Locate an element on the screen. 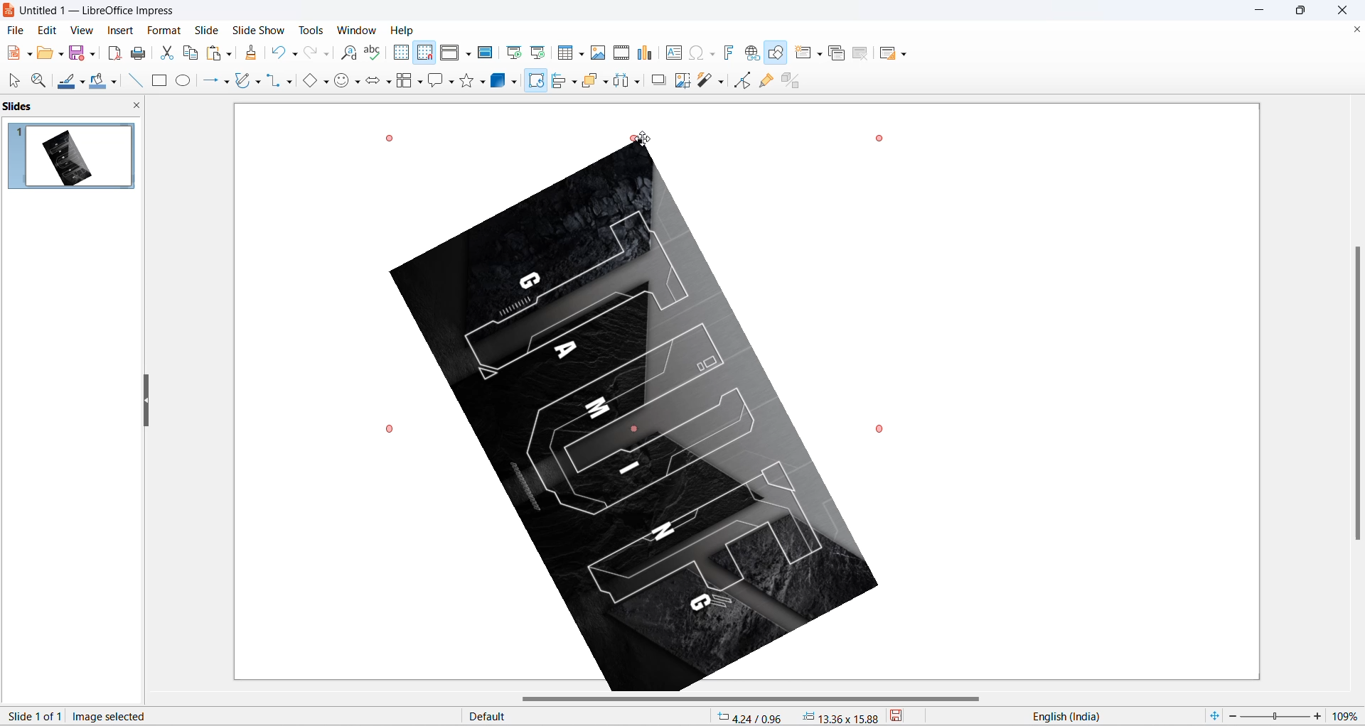 The height and width of the screenshot is (726, 1365). callout shape is located at coordinates (434, 82).